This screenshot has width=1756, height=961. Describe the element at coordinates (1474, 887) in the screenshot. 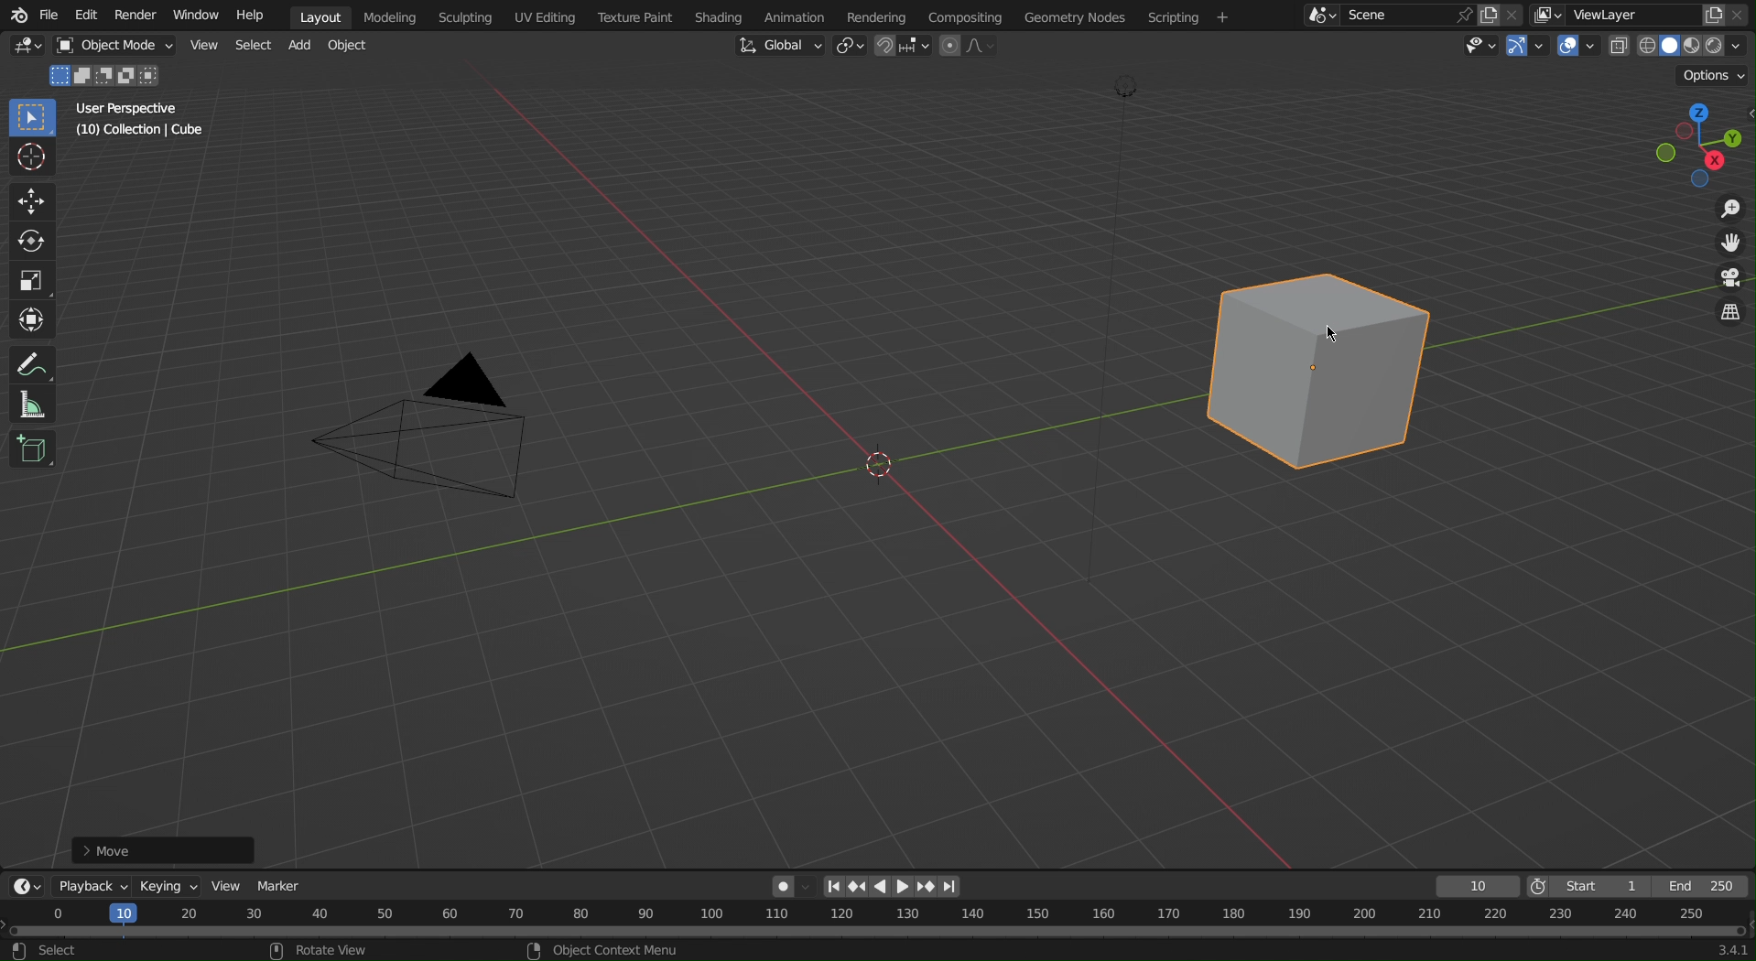

I see `Frame` at that location.